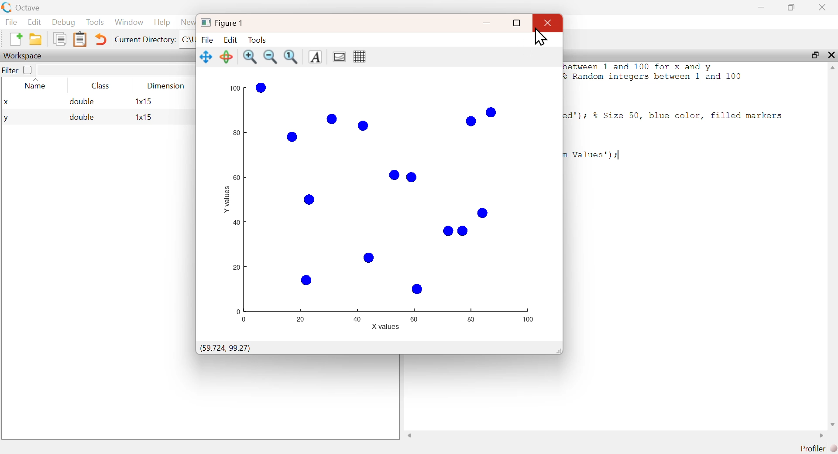 The image size is (838, 454). I want to click on Current Directory:, so click(145, 39).